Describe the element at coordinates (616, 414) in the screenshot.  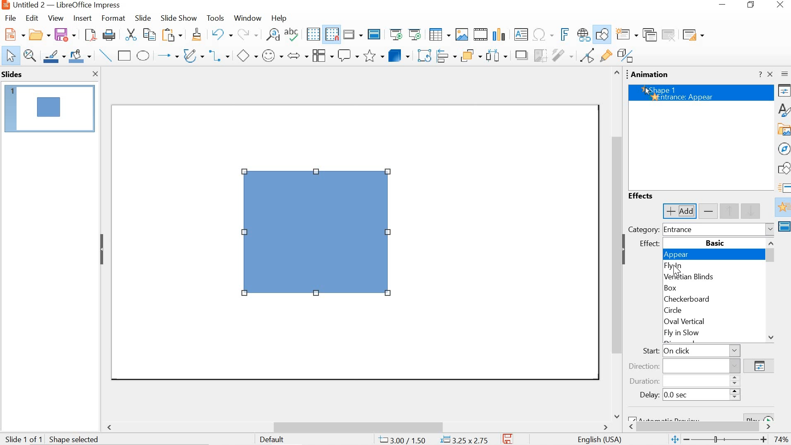
I see `Move down` at that location.